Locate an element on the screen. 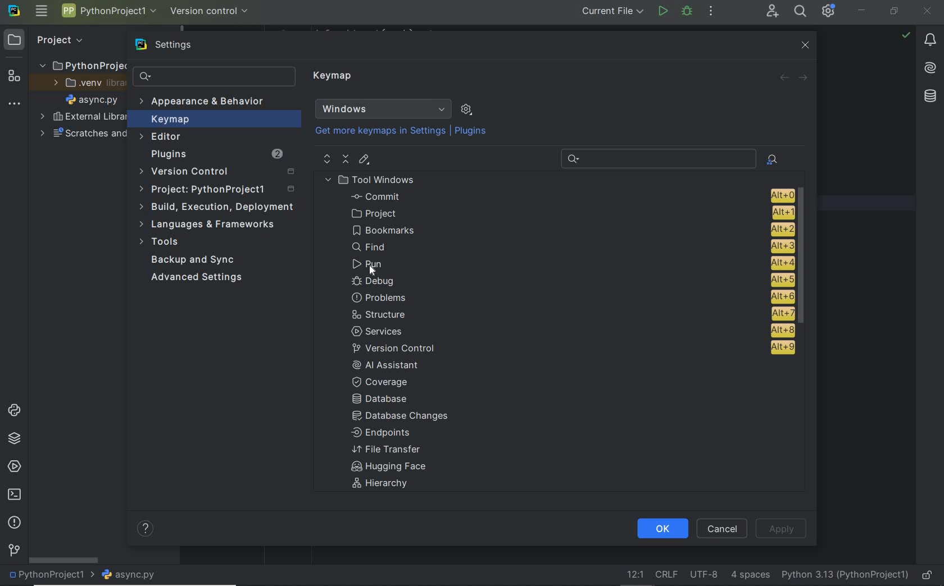  go to line is located at coordinates (633, 575).